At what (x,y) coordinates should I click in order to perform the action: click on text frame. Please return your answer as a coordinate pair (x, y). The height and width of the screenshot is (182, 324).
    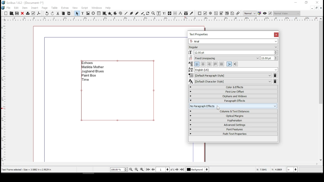
    Looking at the image, I should click on (83, 13).